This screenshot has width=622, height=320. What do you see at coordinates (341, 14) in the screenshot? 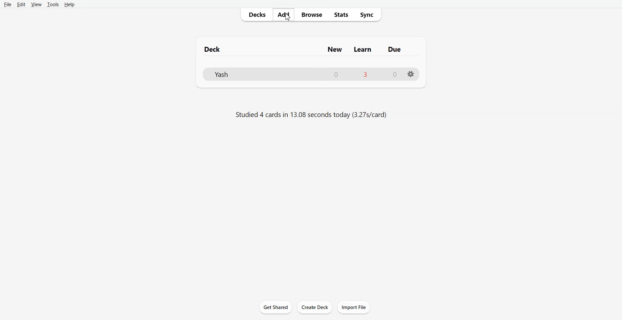
I see `Stats` at bounding box center [341, 14].